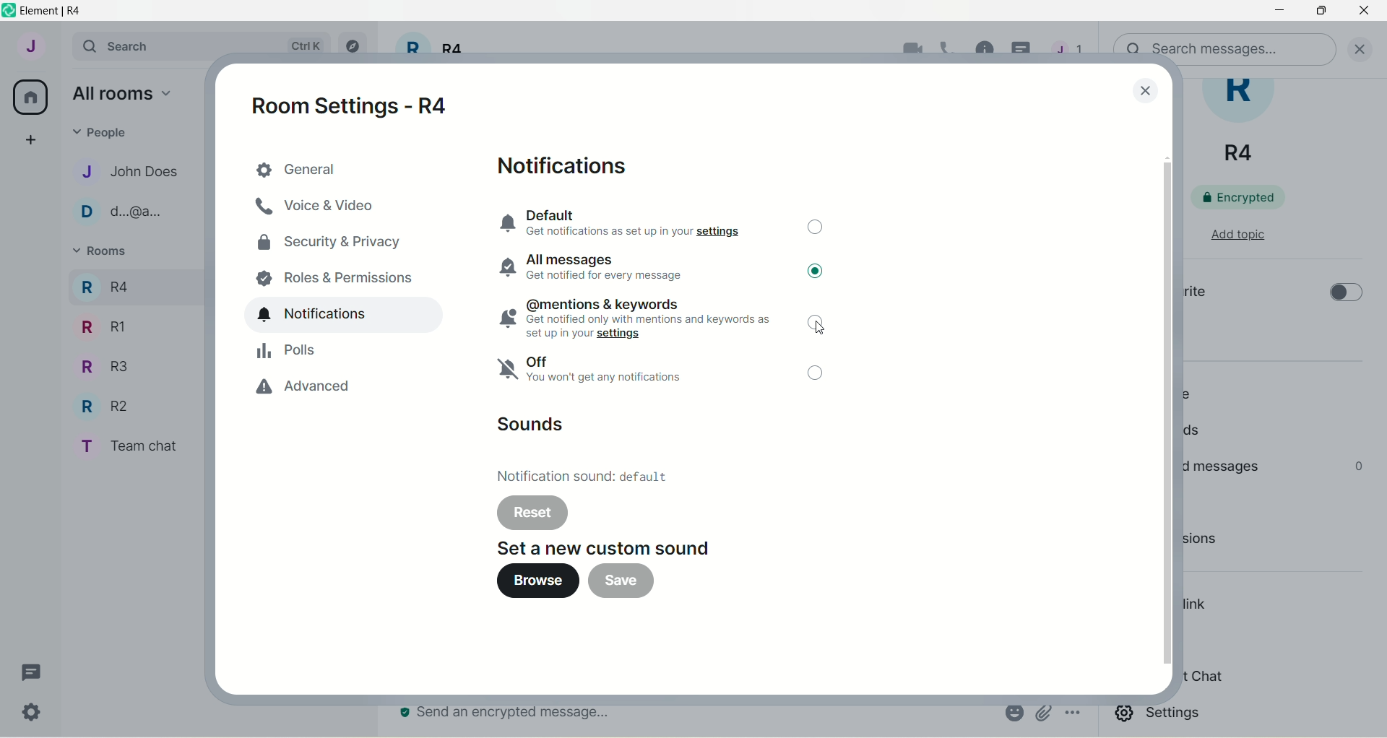  I want to click on maximize, so click(1324, 12).